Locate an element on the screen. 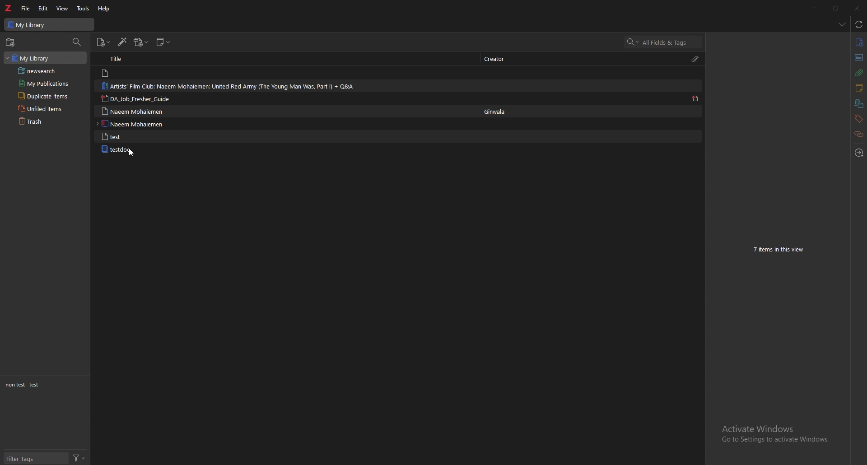 The height and width of the screenshot is (465, 867). tags is located at coordinates (859, 118).